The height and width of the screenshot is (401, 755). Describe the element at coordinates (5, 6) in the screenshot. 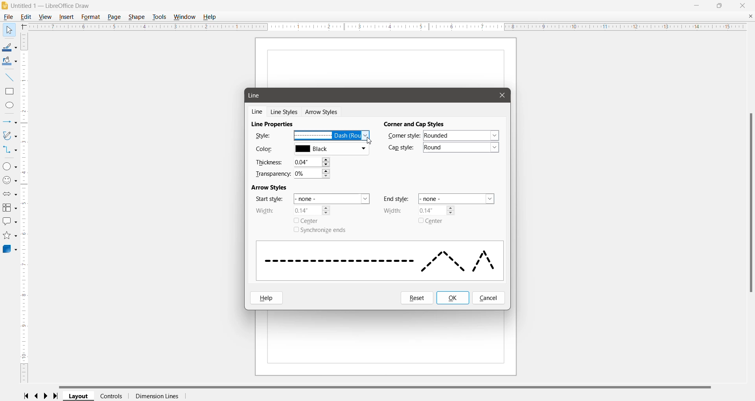

I see `Application Logo` at that location.